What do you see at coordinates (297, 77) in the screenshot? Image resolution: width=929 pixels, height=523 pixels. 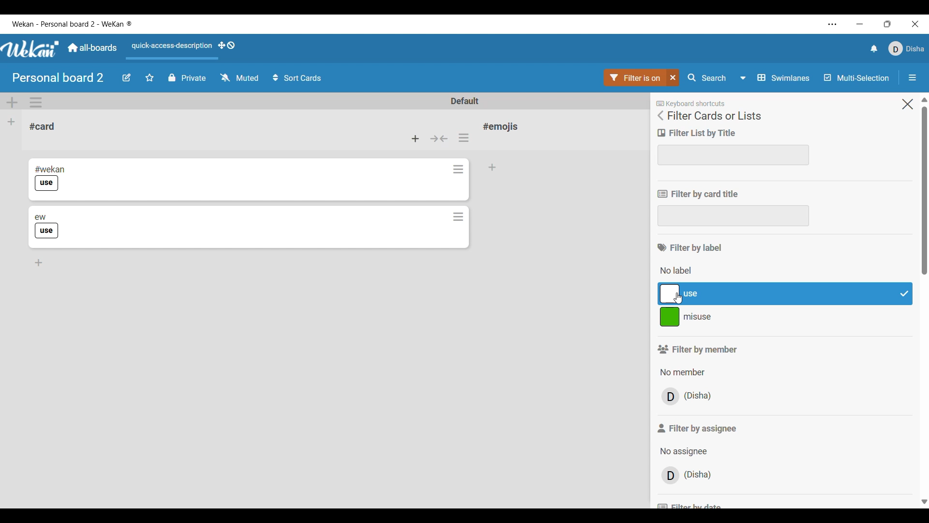 I see `Sort card options` at bounding box center [297, 77].